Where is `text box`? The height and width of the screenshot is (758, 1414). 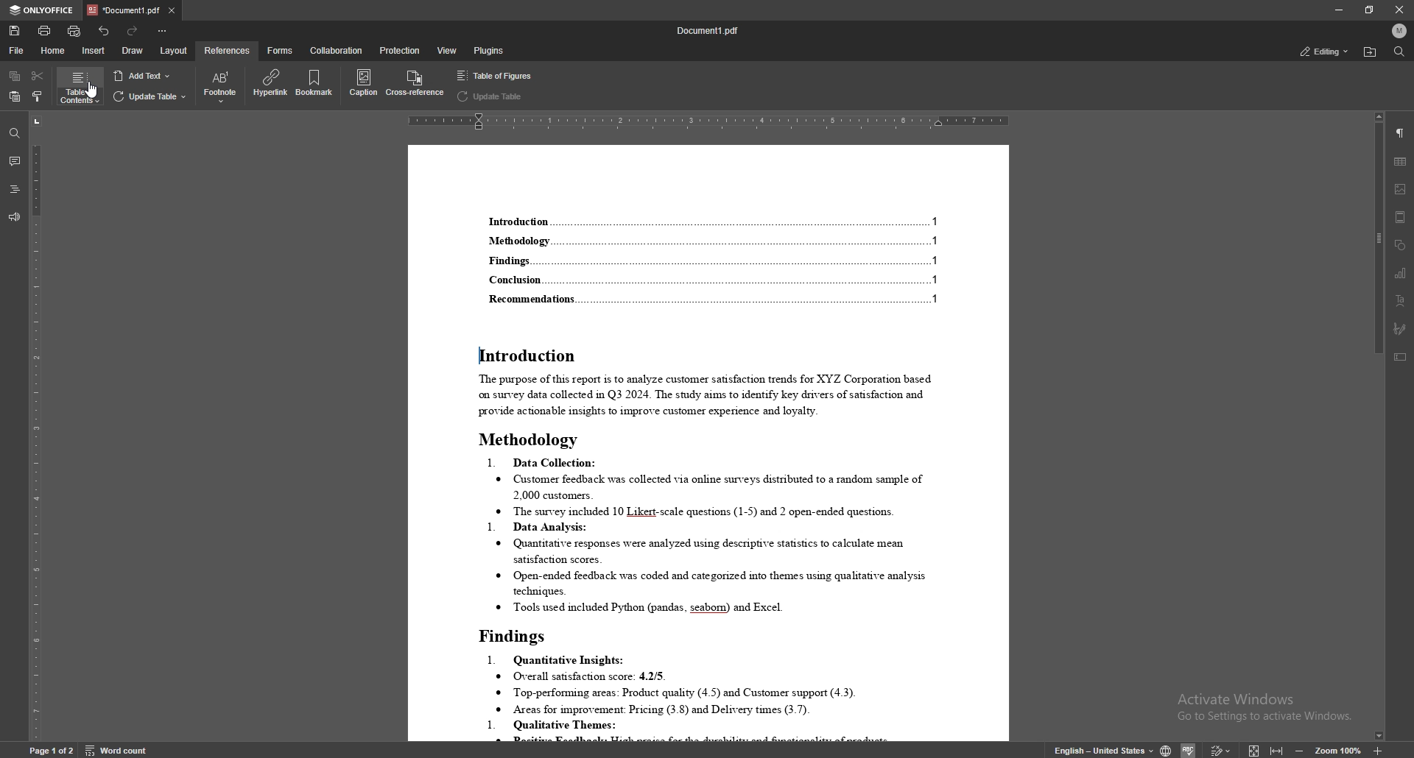
text box is located at coordinates (1399, 357).